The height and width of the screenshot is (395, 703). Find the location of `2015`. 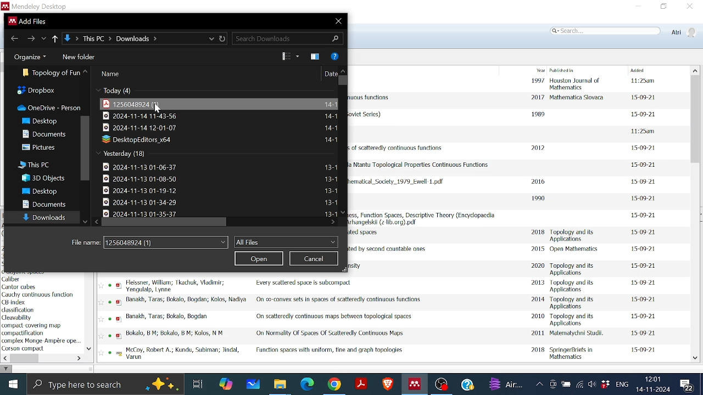

2015 is located at coordinates (536, 249).